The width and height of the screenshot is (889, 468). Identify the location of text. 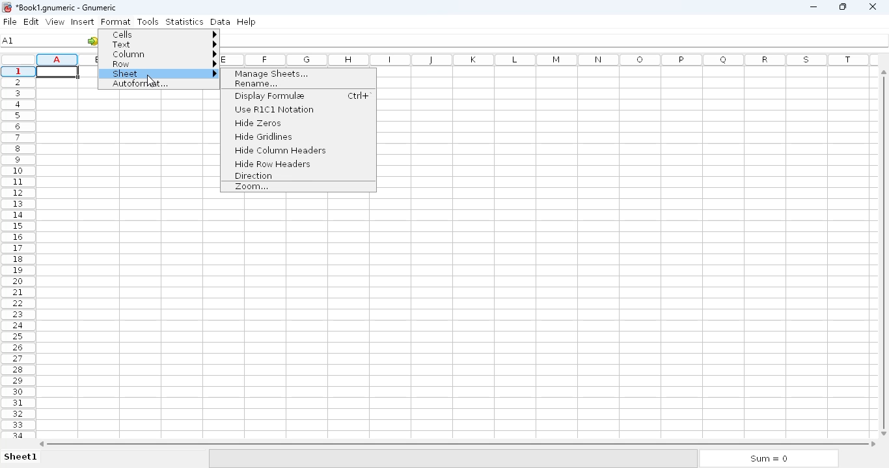
(161, 44).